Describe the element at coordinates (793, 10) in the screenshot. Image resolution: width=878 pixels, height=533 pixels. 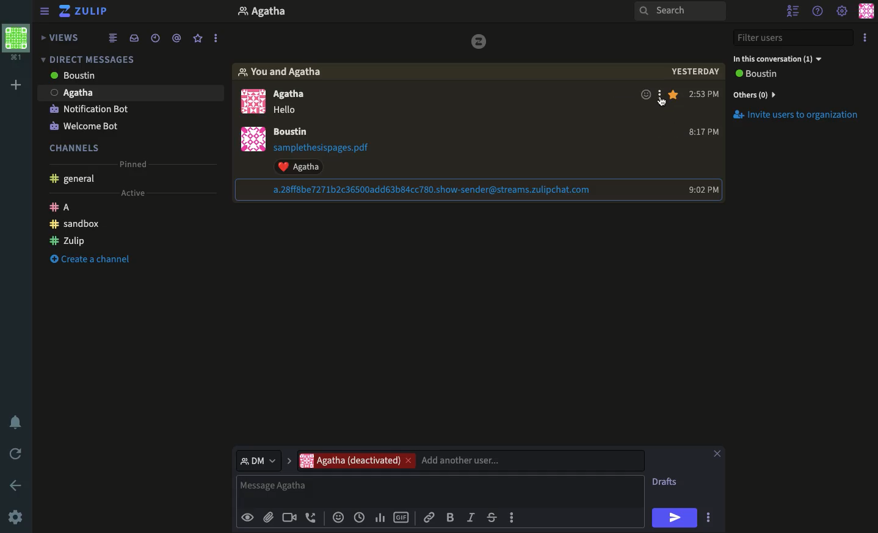
I see `Hide users list` at that location.